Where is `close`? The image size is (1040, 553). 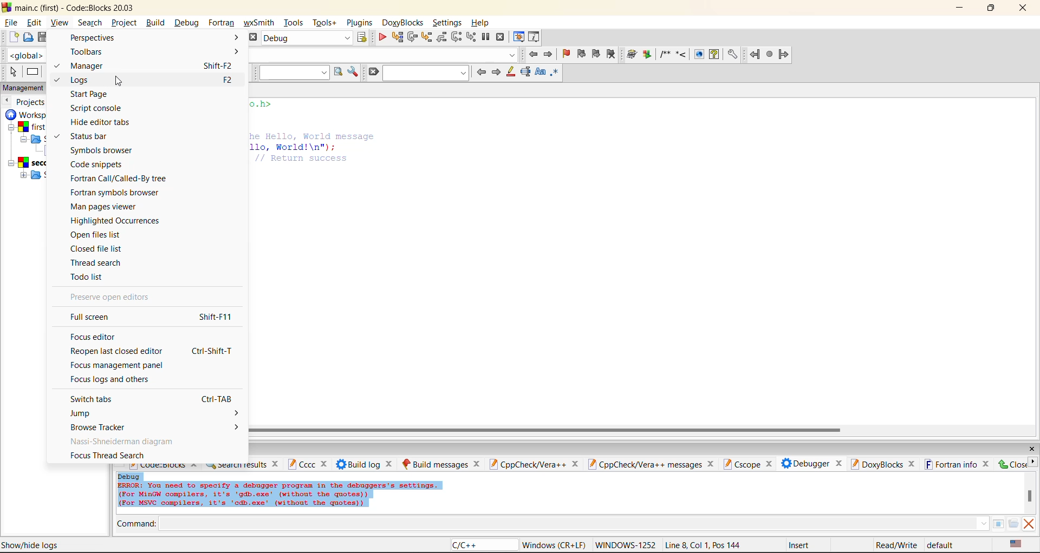
close is located at coordinates (1025, 10).